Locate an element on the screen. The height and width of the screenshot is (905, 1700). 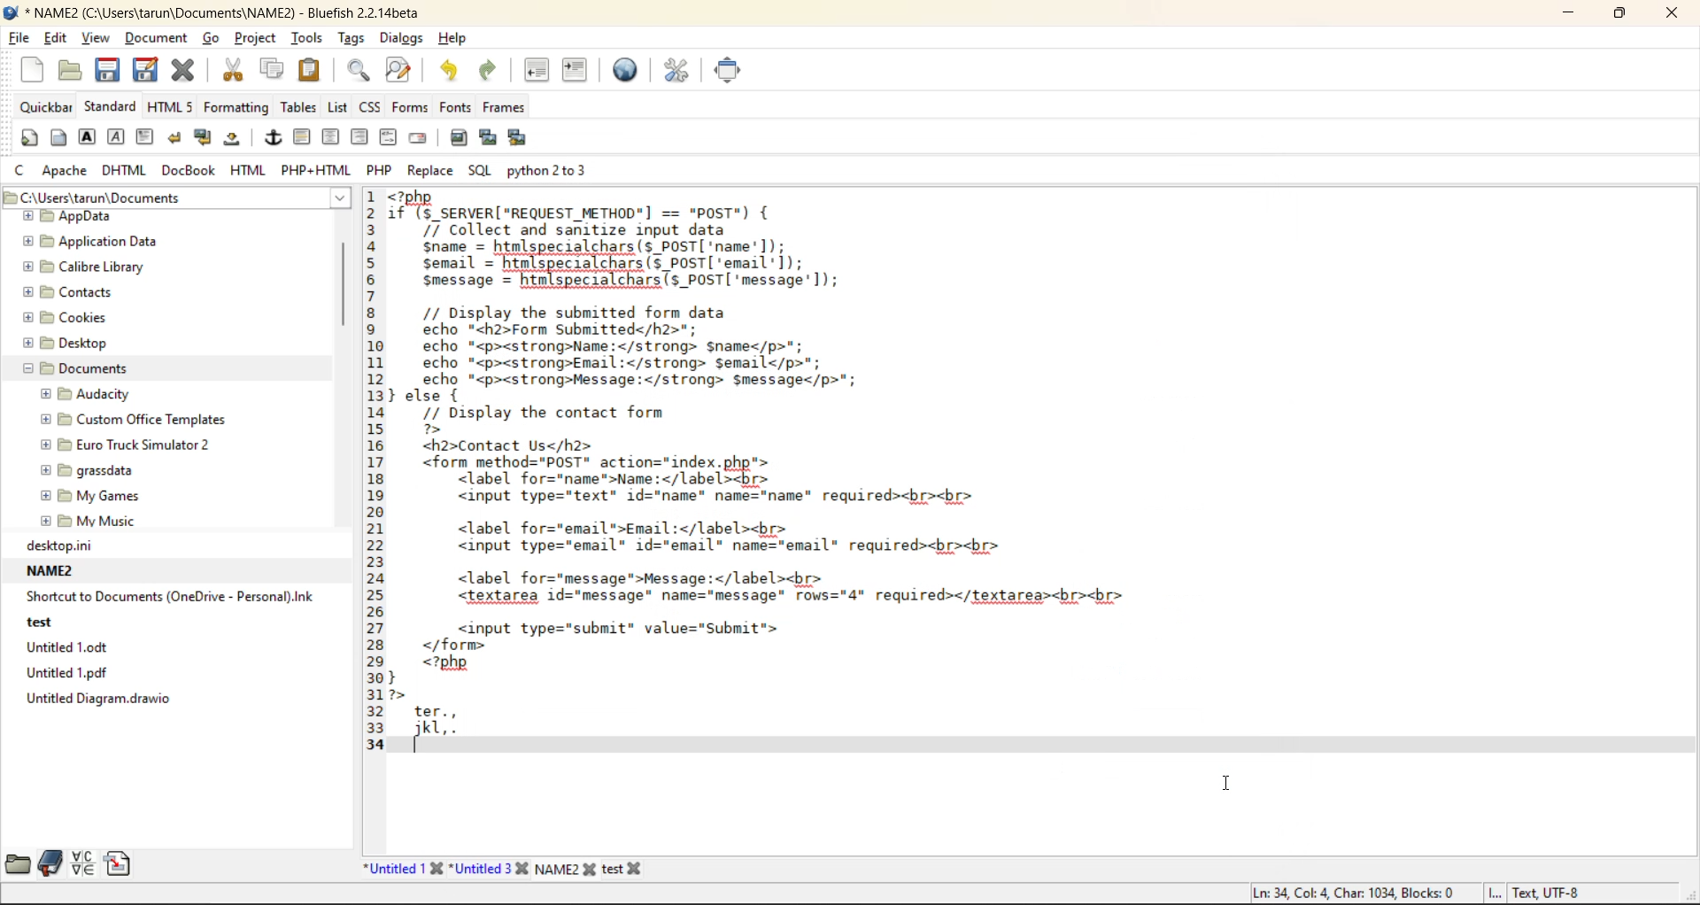
quickbar is located at coordinates (43, 110).